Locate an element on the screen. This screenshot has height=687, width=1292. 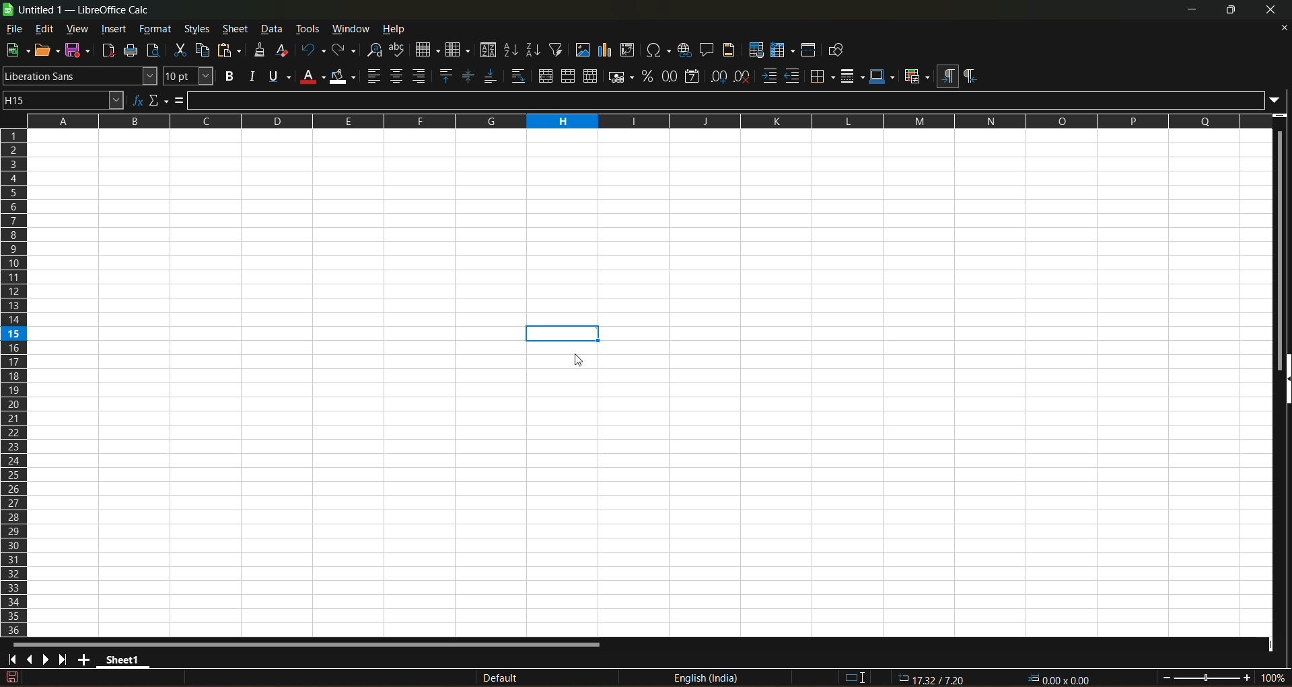
define print area is located at coordinates (757, 50).